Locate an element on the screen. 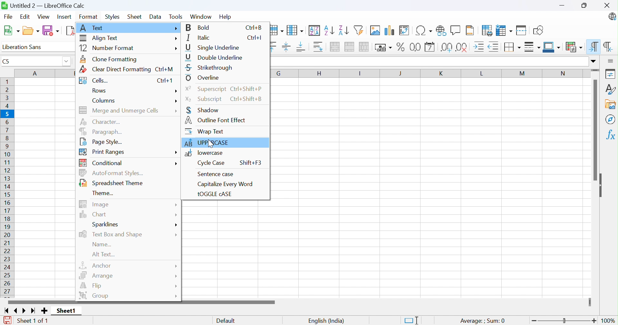 Image resolution: width=618 pixels, height=325 pixels. More is located at coordinates (176, 152).